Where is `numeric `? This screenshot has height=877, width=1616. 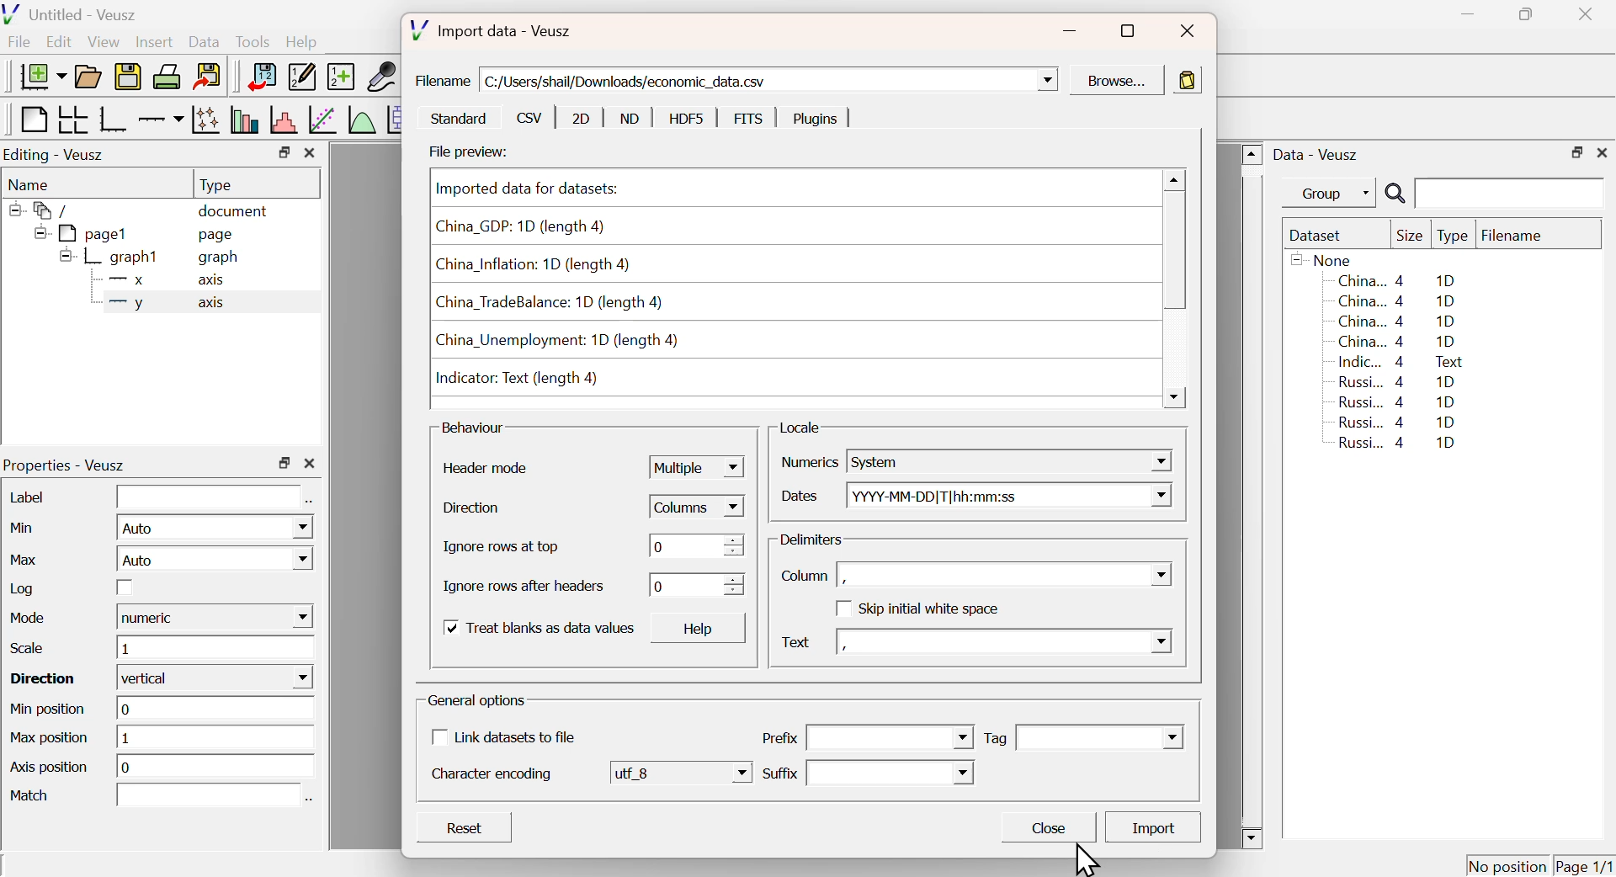
numeric  is located at coordinates (215, 617).